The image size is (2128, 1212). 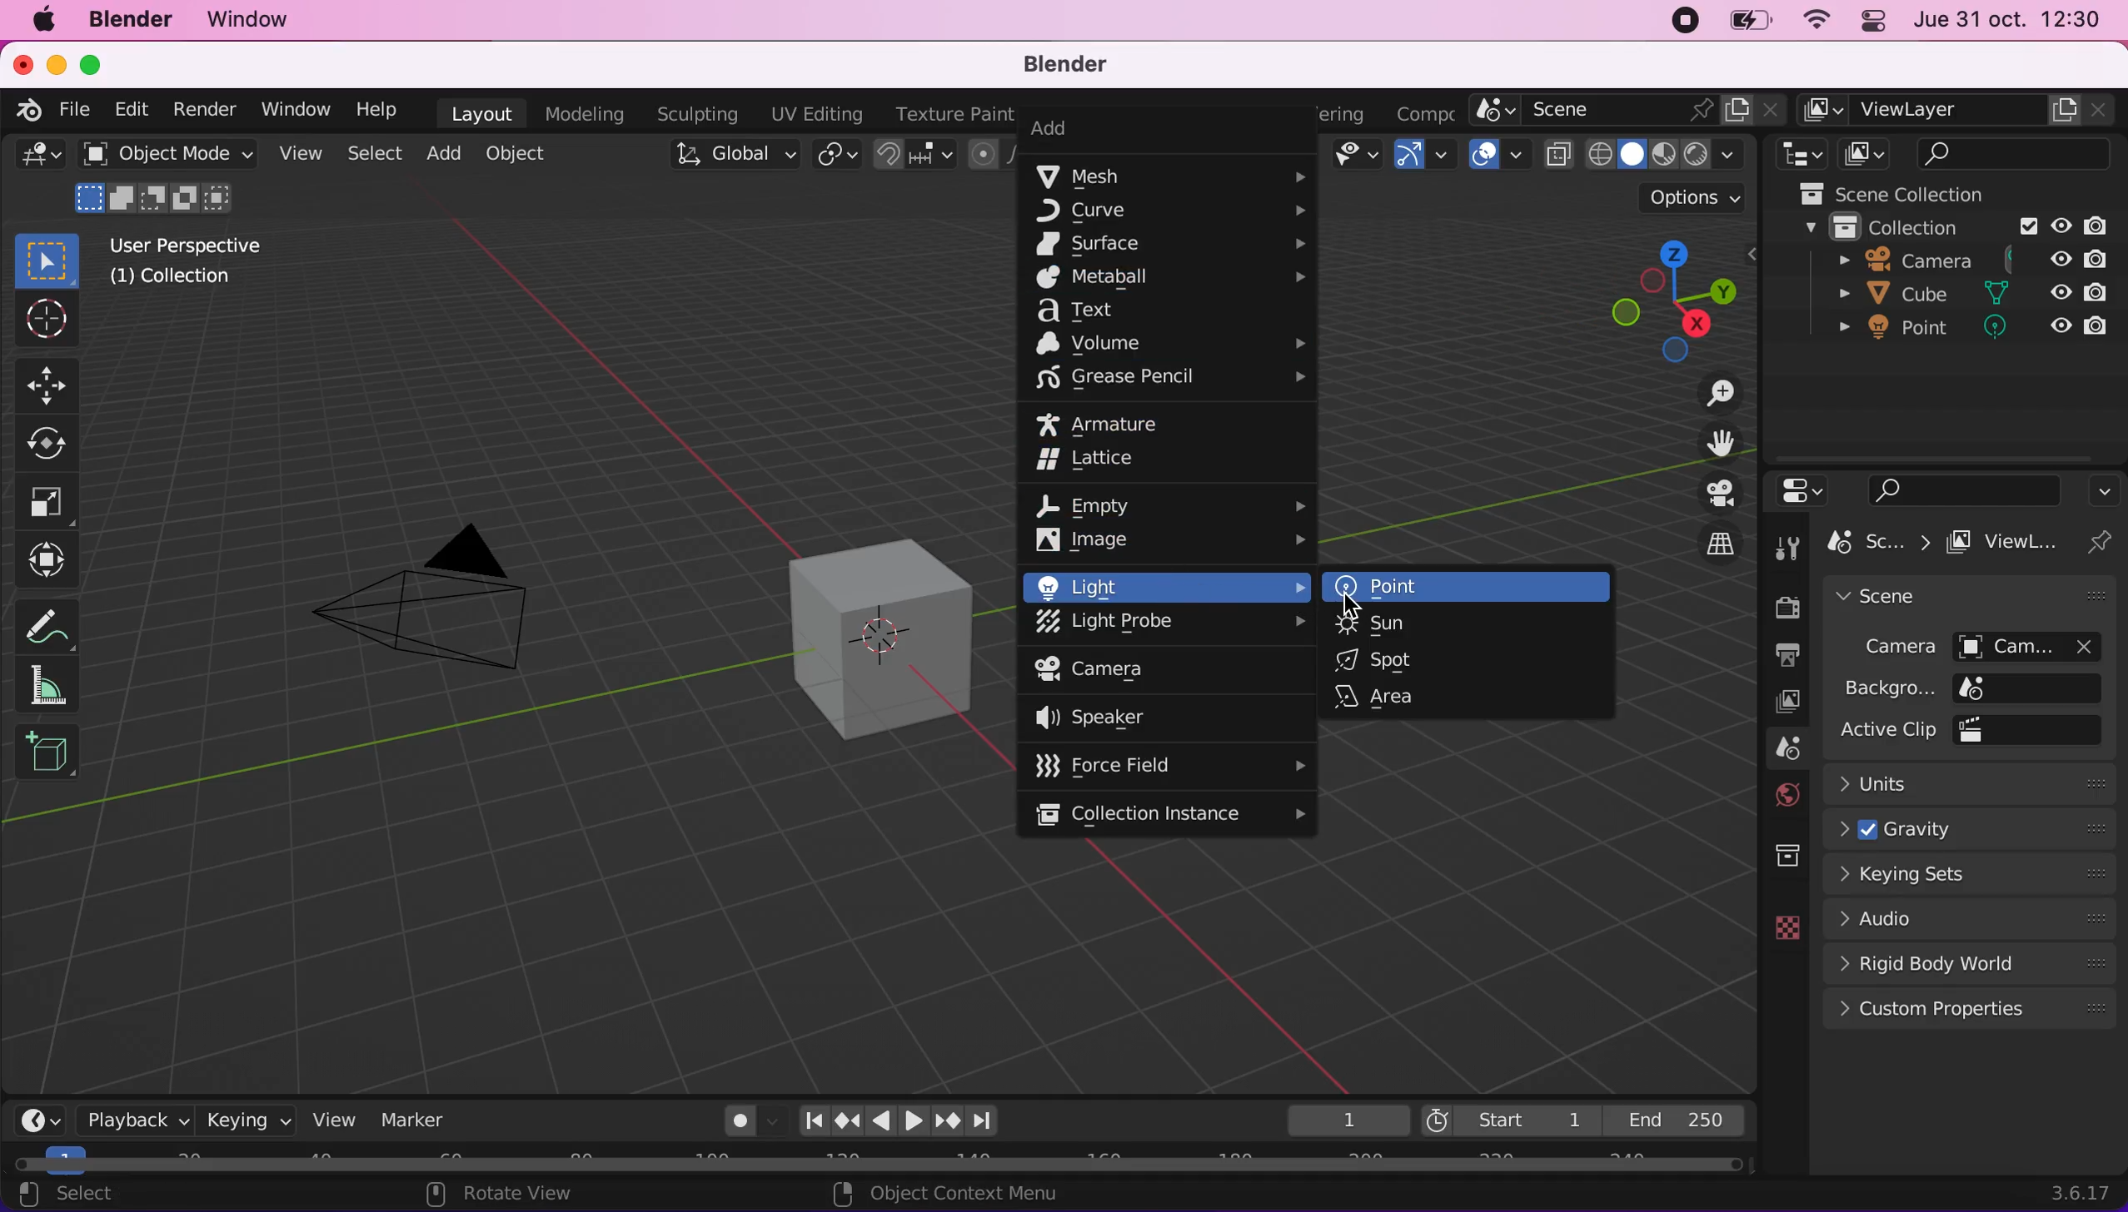 I want to click on editor type, so click(x=1806, y=488).